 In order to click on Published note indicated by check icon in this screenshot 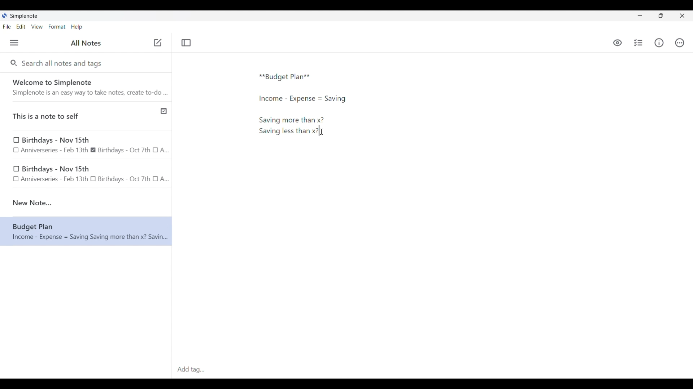, I will do `click(87, 116)`.